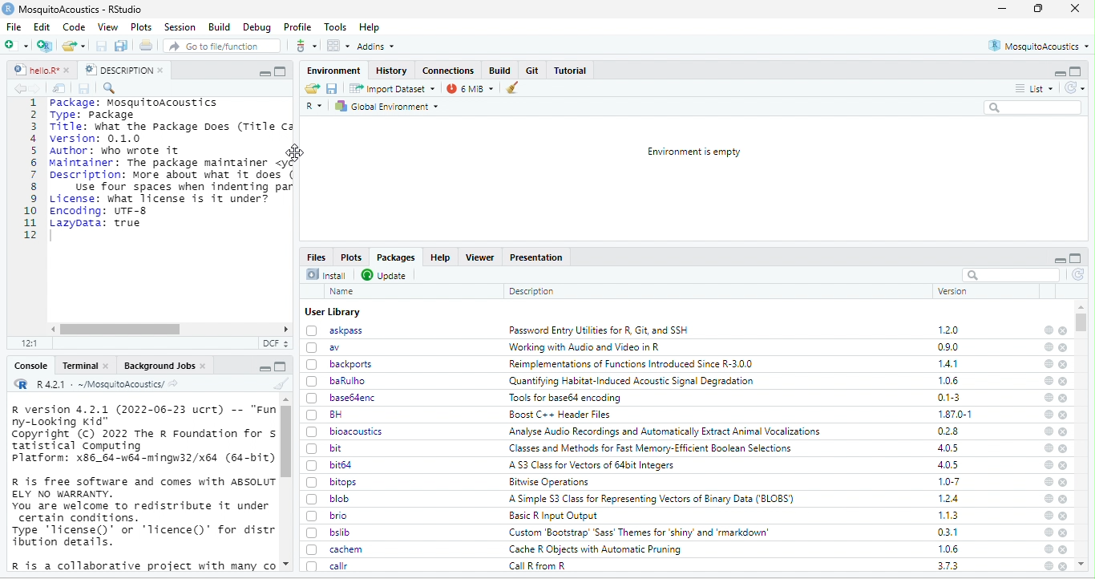 The height and width of the screenshot is (579, 1095). Describe the element at coordinates (329, 273) in the screenshot. I see `Install` at that location.